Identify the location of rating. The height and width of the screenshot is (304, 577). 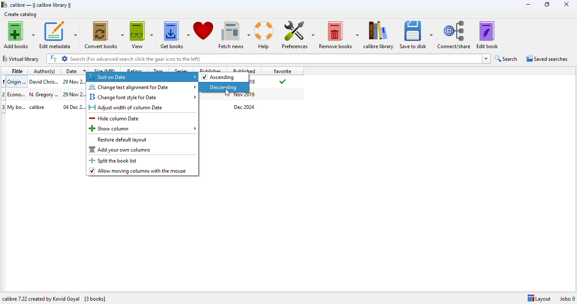
(134, 69).